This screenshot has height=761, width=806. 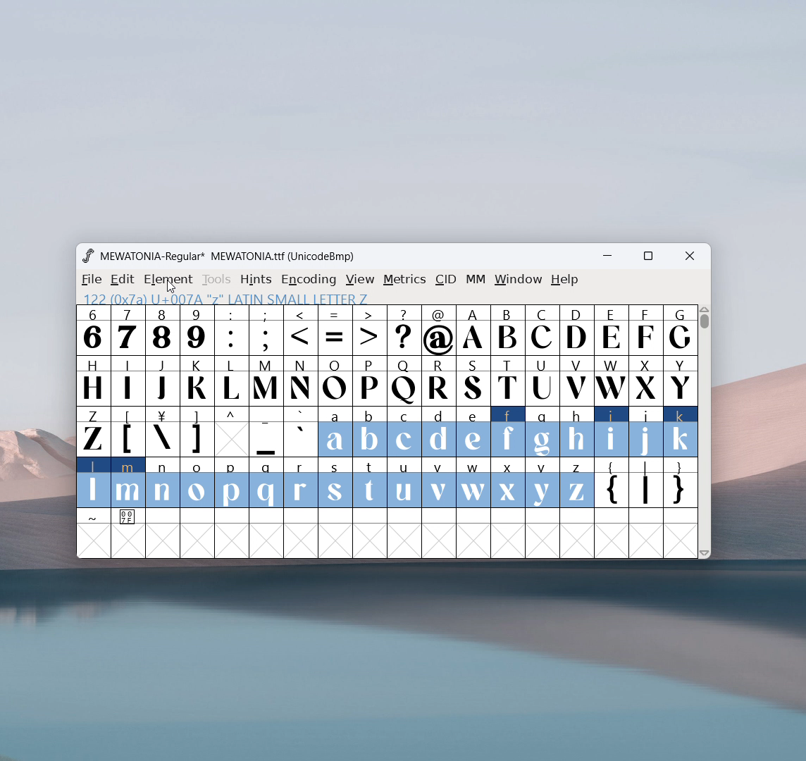 I want to click on encoding, so click(x=309, y=278).